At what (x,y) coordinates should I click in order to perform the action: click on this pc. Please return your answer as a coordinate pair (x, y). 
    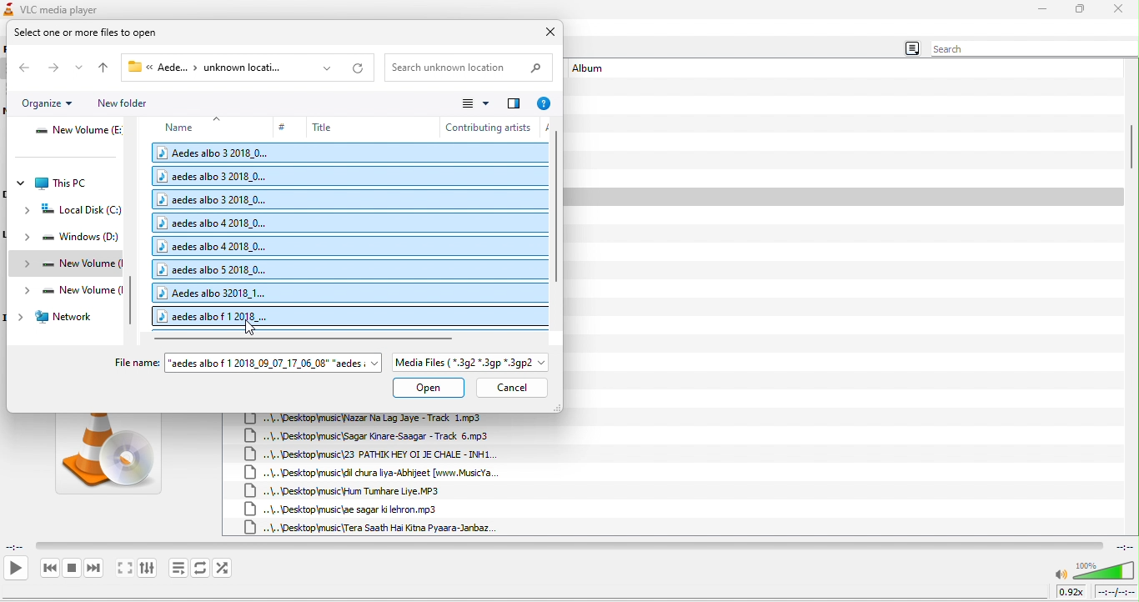
    Looking at the image, I should click on (54, 183).